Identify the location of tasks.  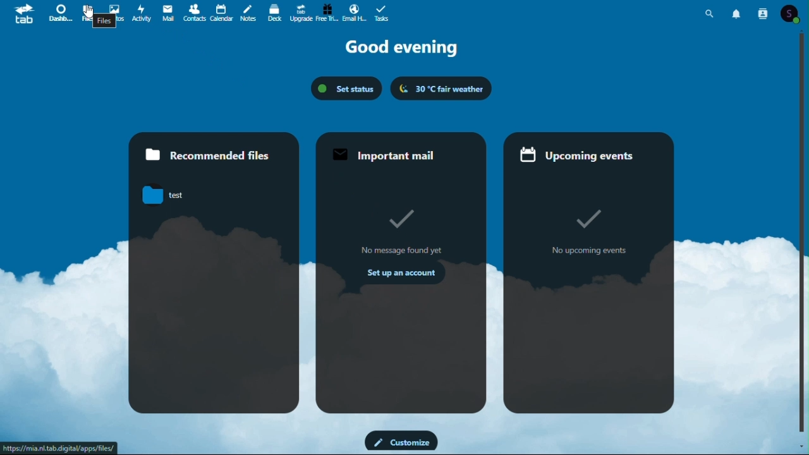
(382, 13).